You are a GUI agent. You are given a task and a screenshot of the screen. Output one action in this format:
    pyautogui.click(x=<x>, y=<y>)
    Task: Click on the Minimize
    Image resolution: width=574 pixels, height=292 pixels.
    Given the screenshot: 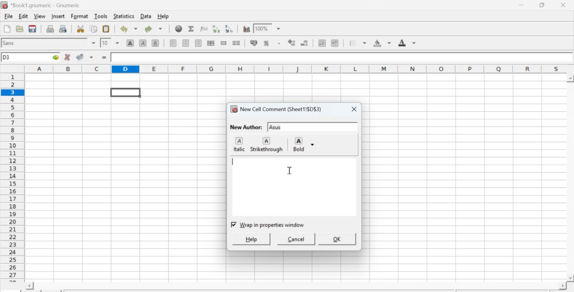 What is the action you would take?
    pyautogui.click(x=521, y=5)
    